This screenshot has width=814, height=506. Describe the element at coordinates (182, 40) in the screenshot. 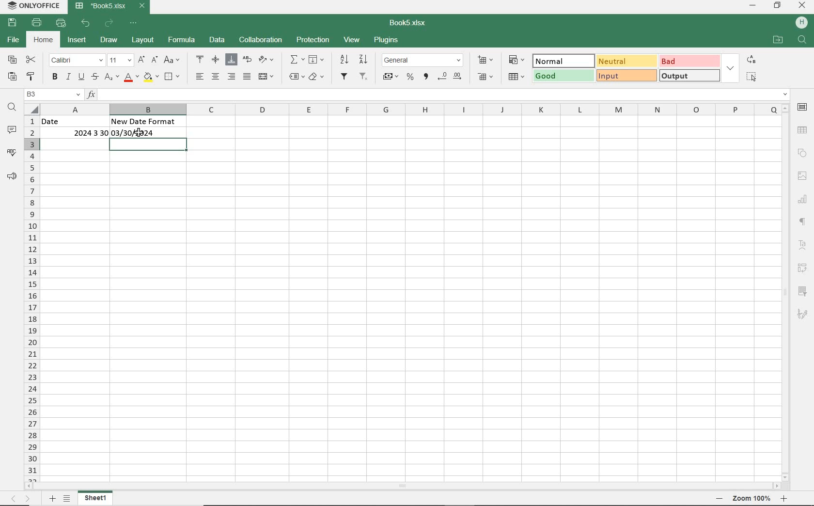

I see `FORMULA` at that location.